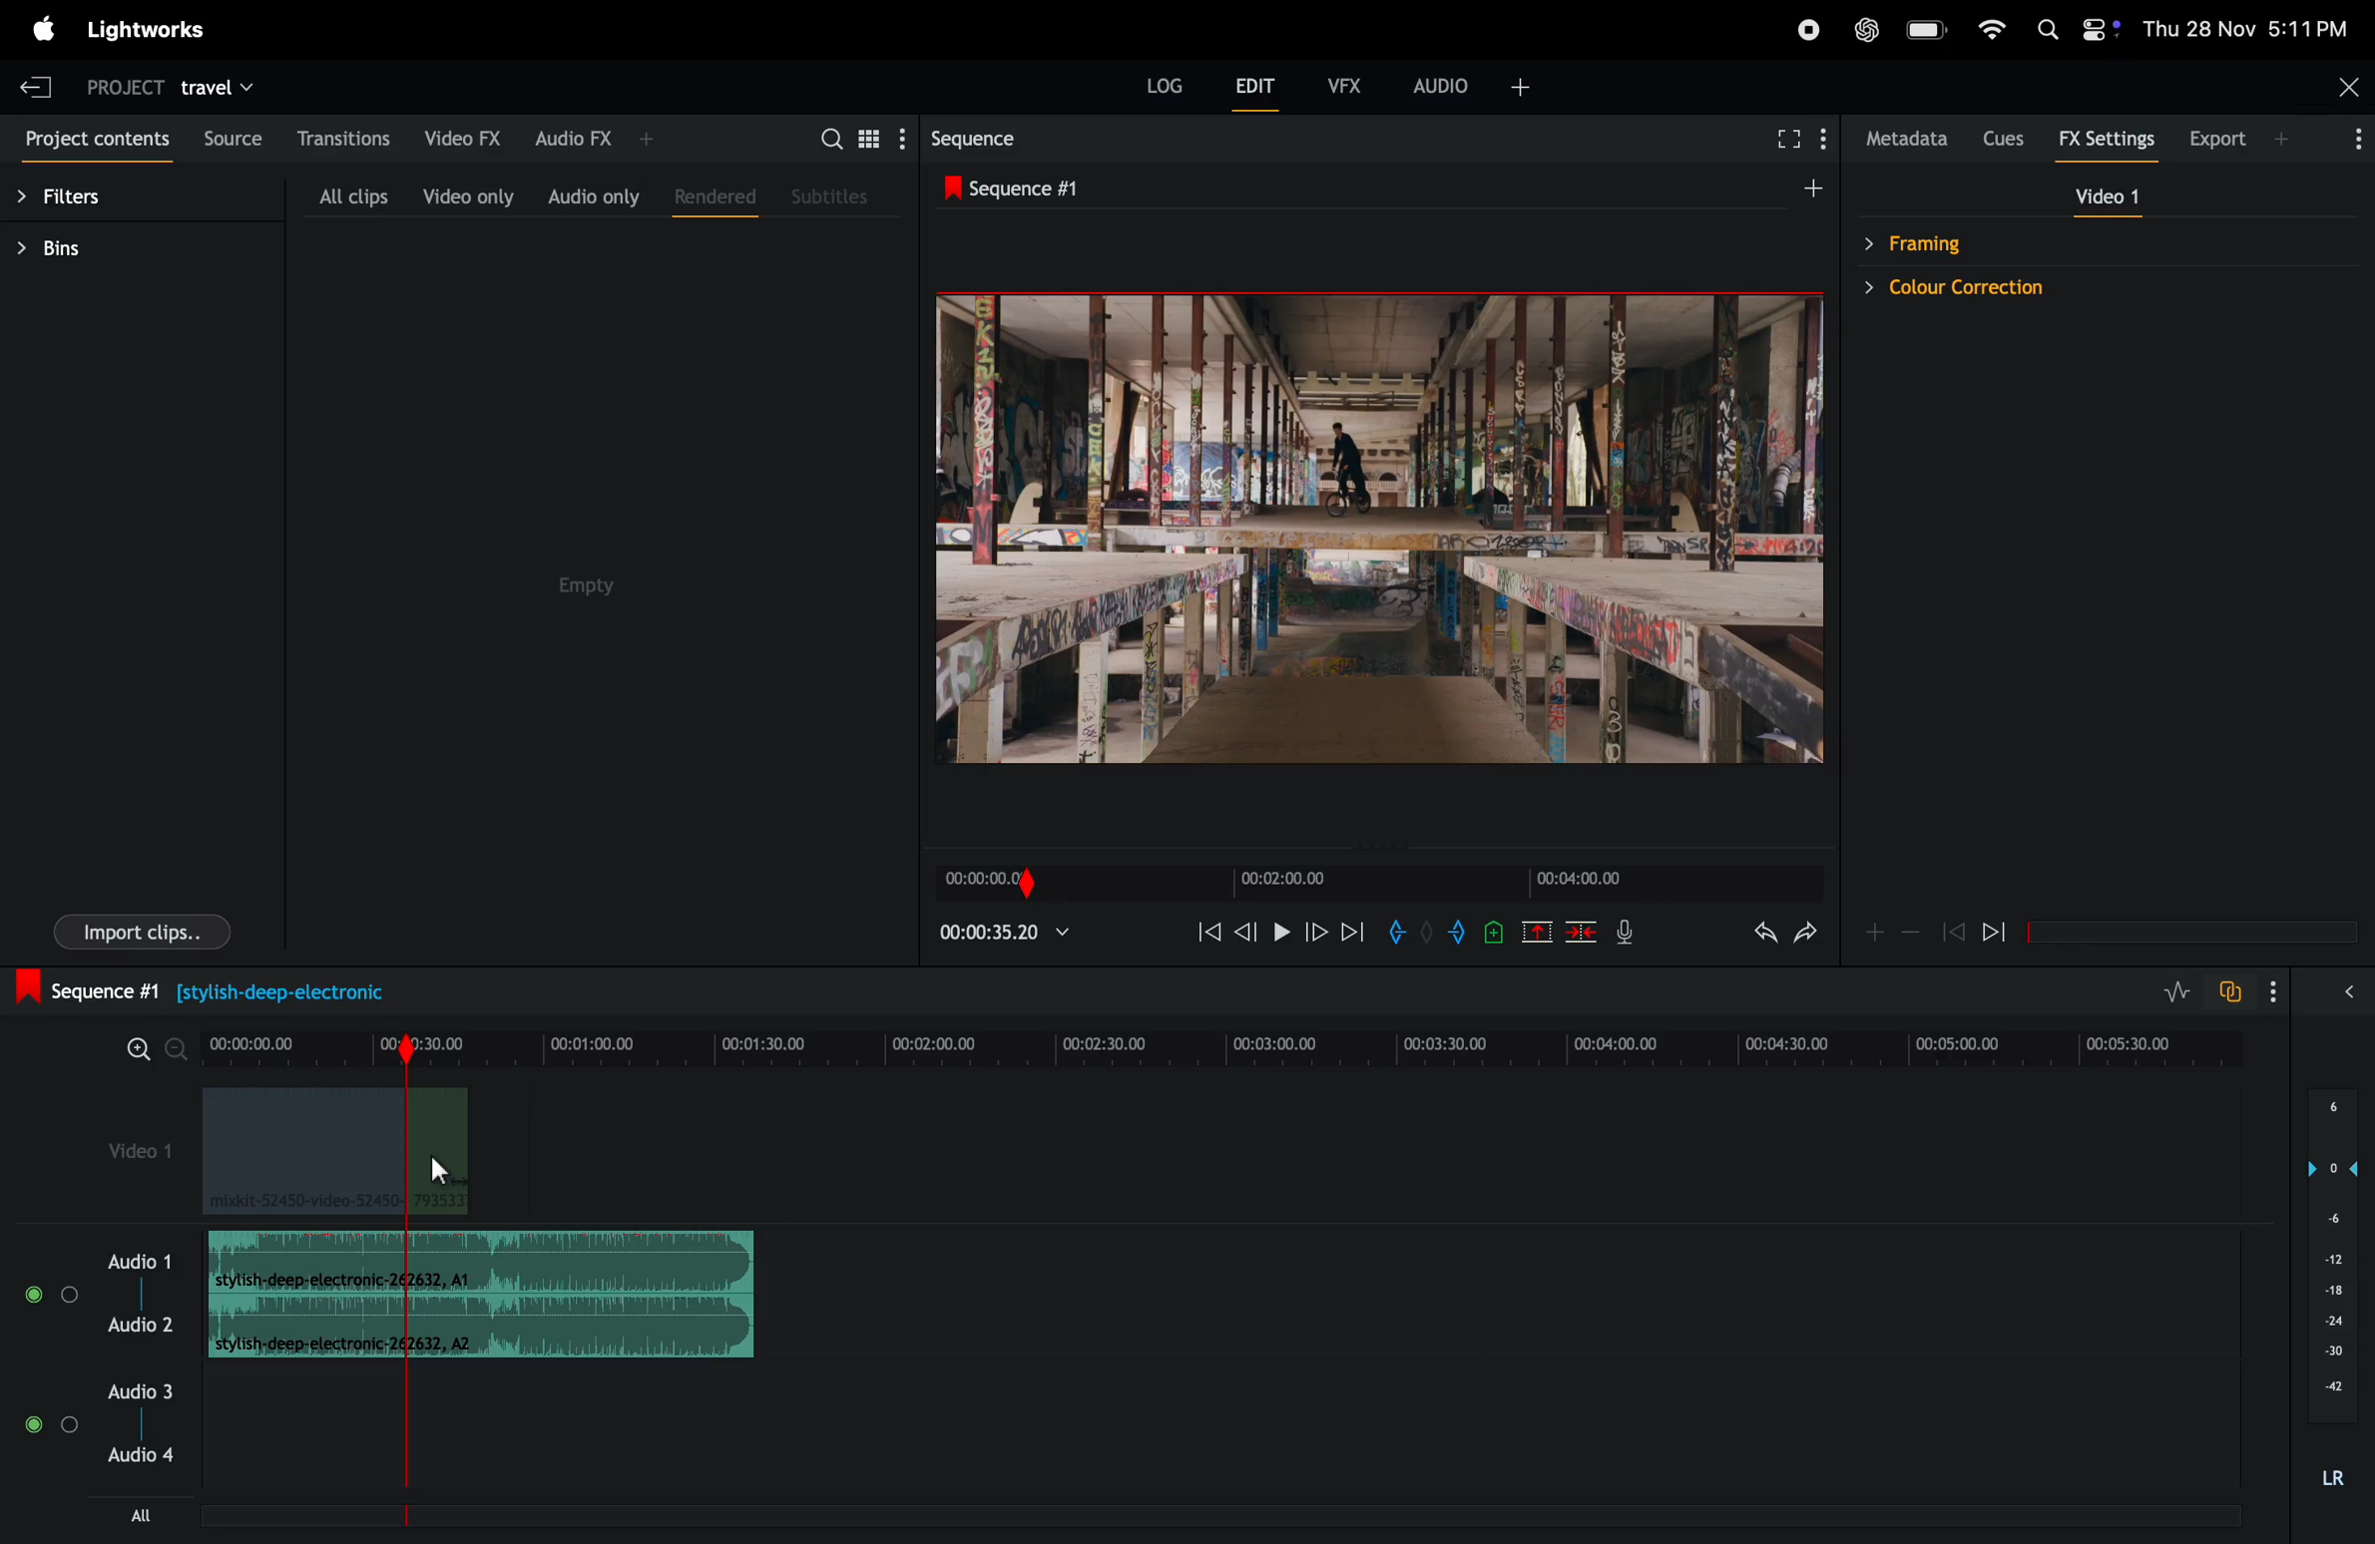  Describe the element at coordinates (1280, 930) in the screenshot. I see `pause and play` at that location.